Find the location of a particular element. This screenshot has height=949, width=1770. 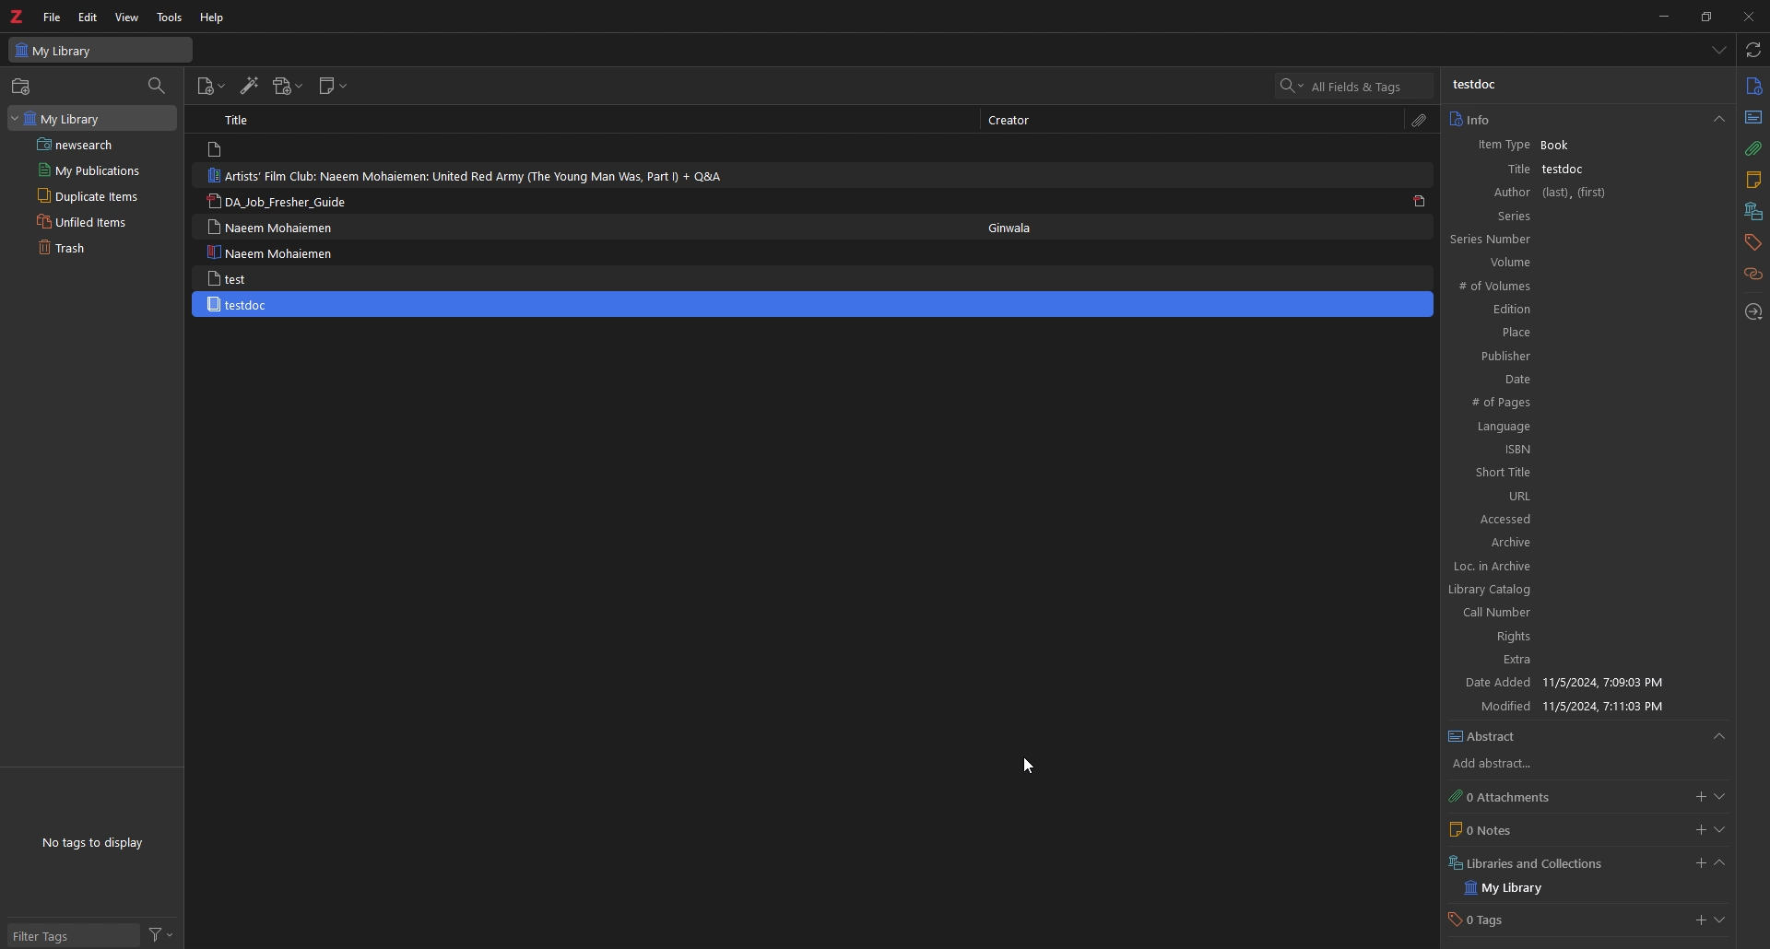

filter tags is located at coordinates (71, 937).